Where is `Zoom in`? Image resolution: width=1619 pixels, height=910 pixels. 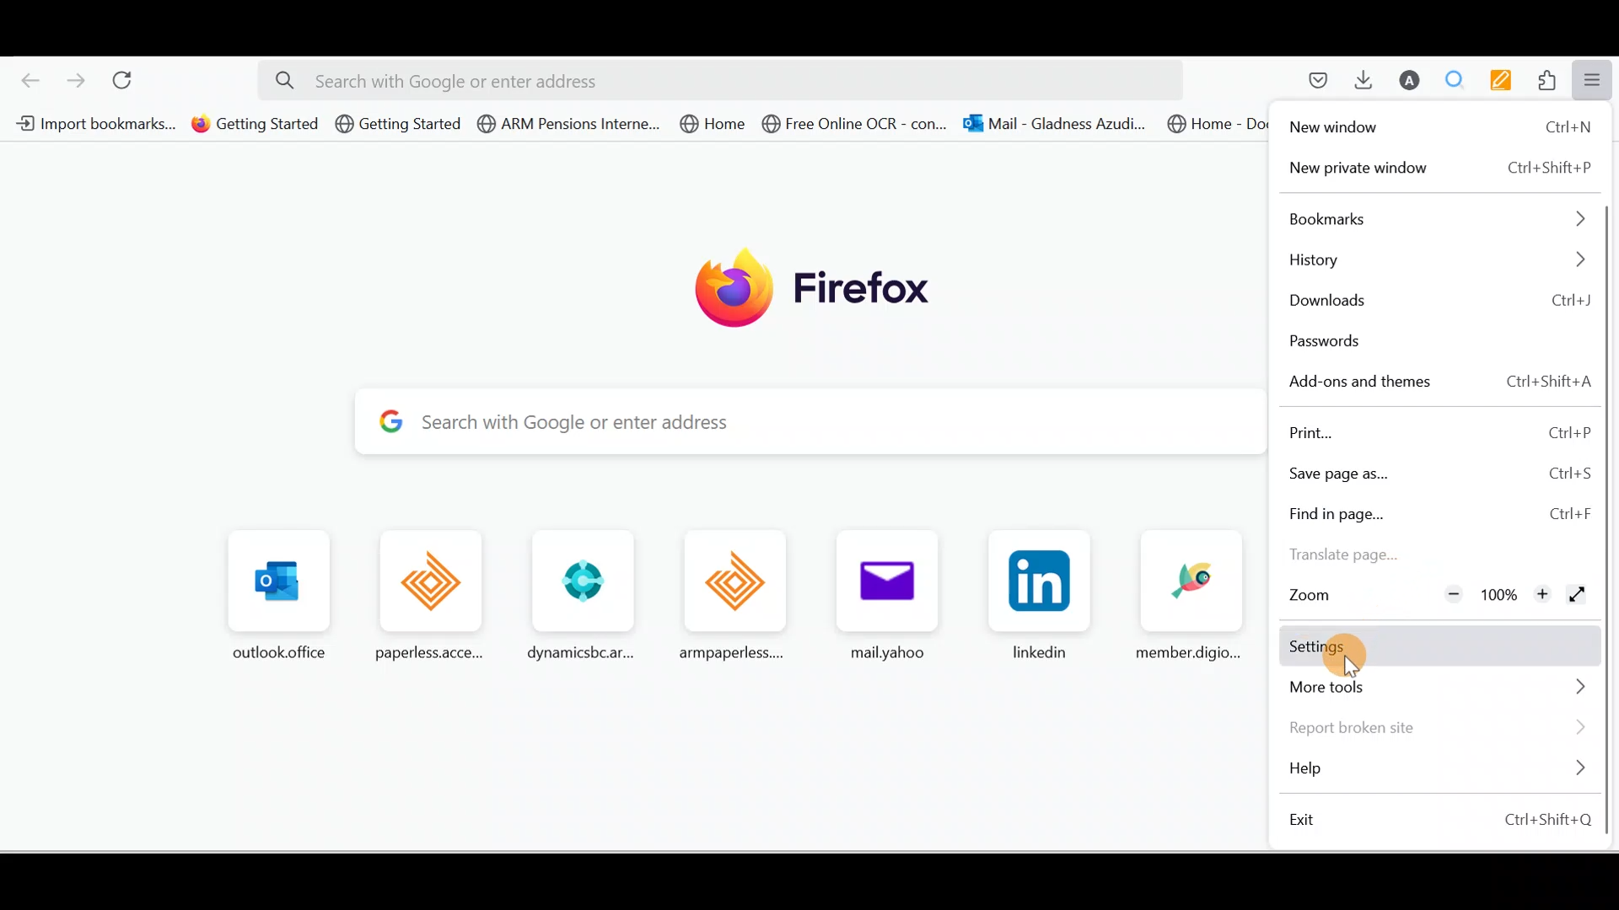
Zoom in is located at coordinates (1541, 597).